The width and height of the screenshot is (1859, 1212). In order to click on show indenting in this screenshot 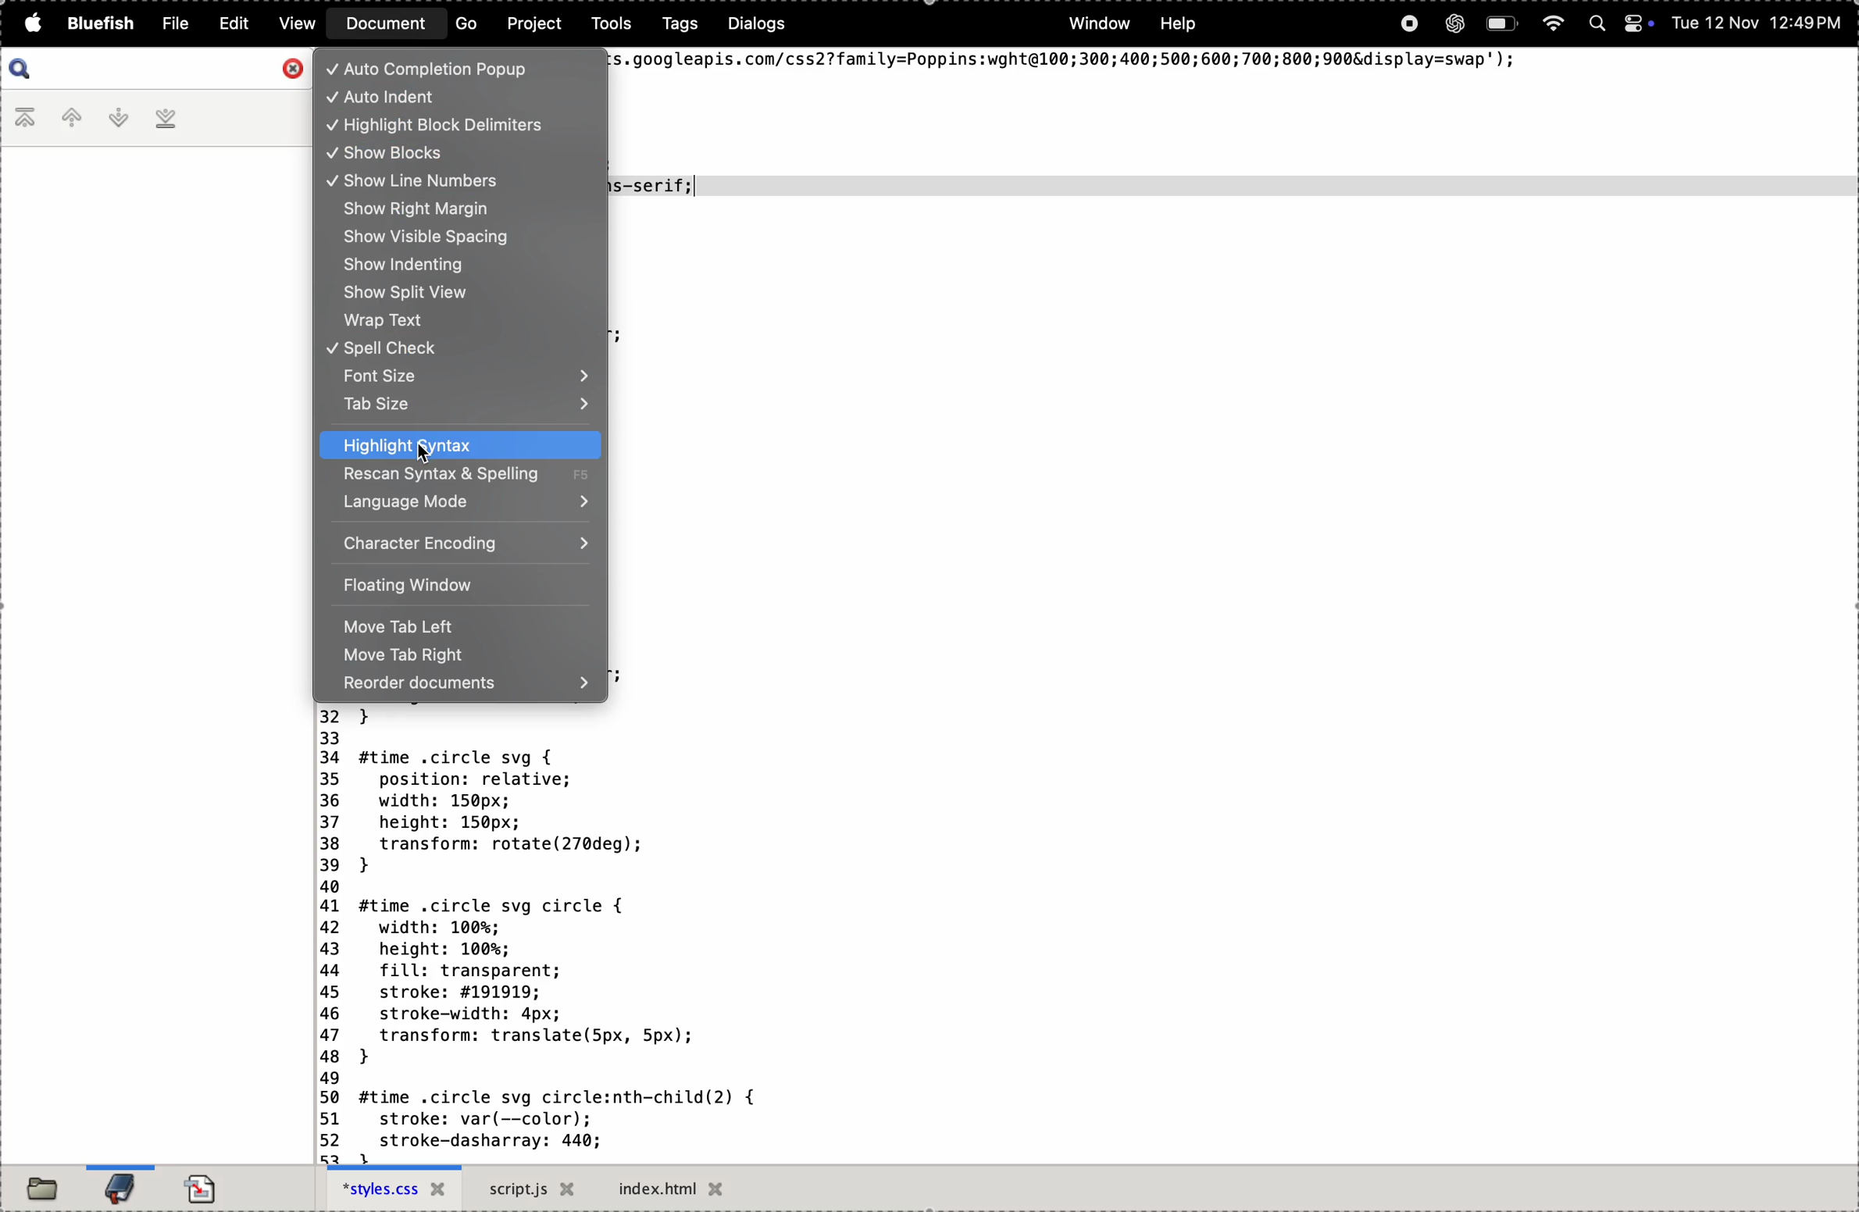, I will do `click(456, 268)`.